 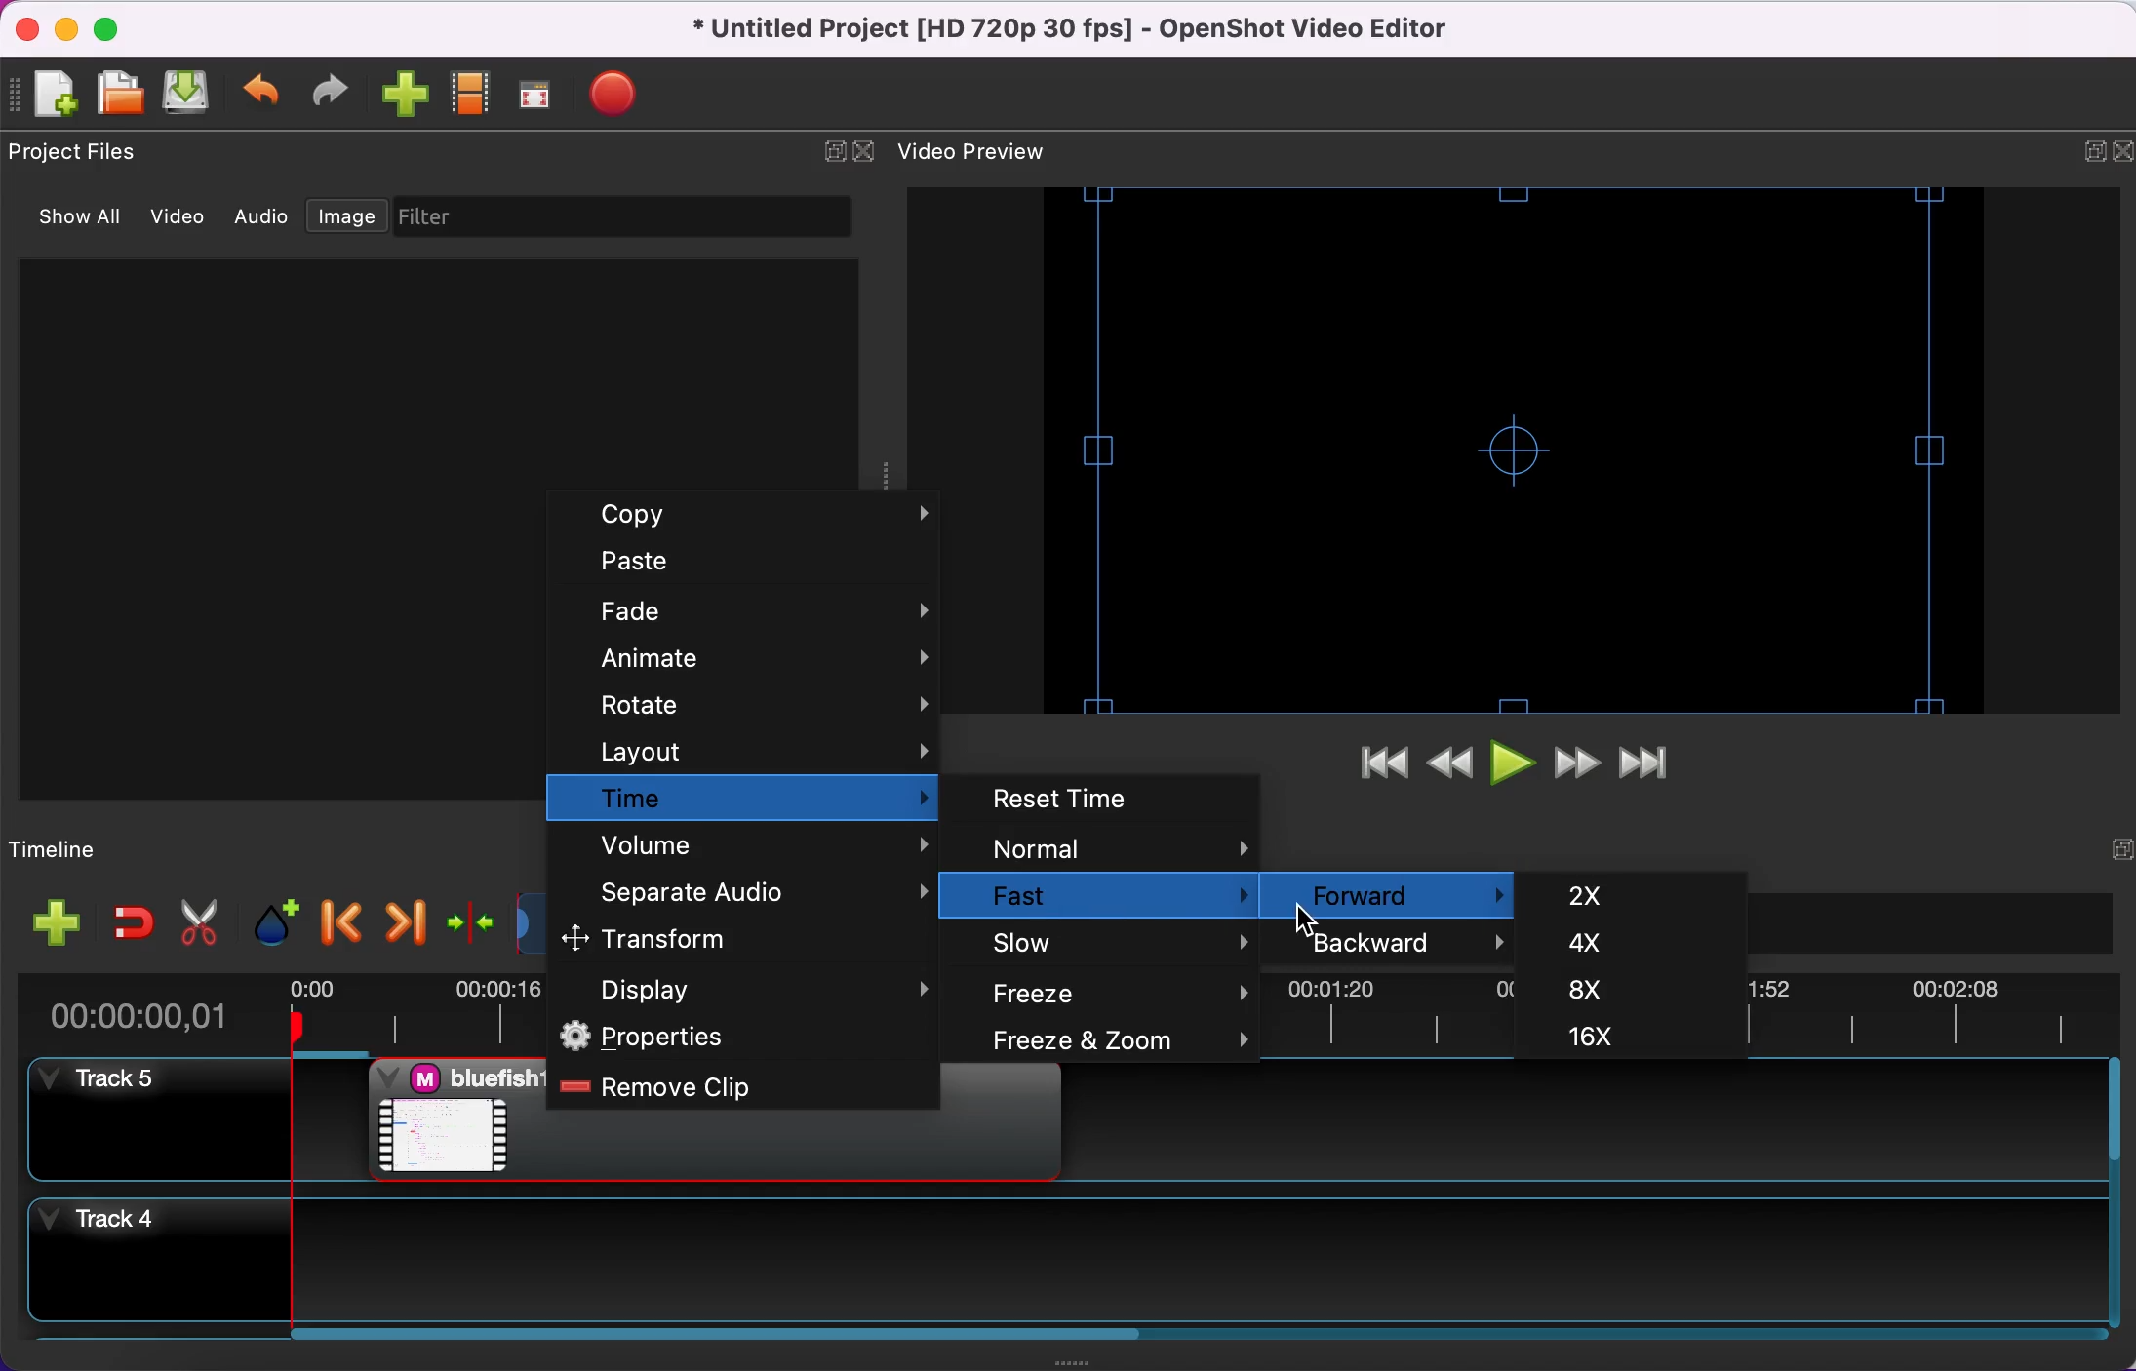 I want to click on track 4, so click(x=1072, y=1265).